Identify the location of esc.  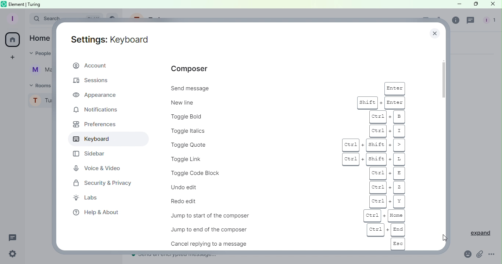
(398, 244).